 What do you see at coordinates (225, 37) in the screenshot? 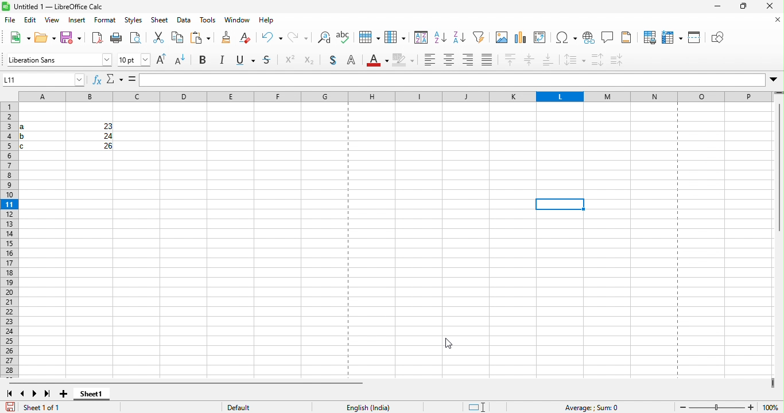
I see `clear direct formatting` at bounding box center [225, 37].